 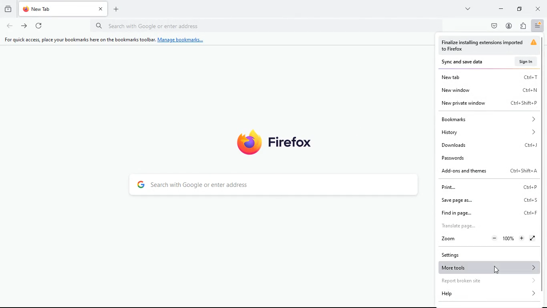 I want to click on forward, so click(x=25, y=27).